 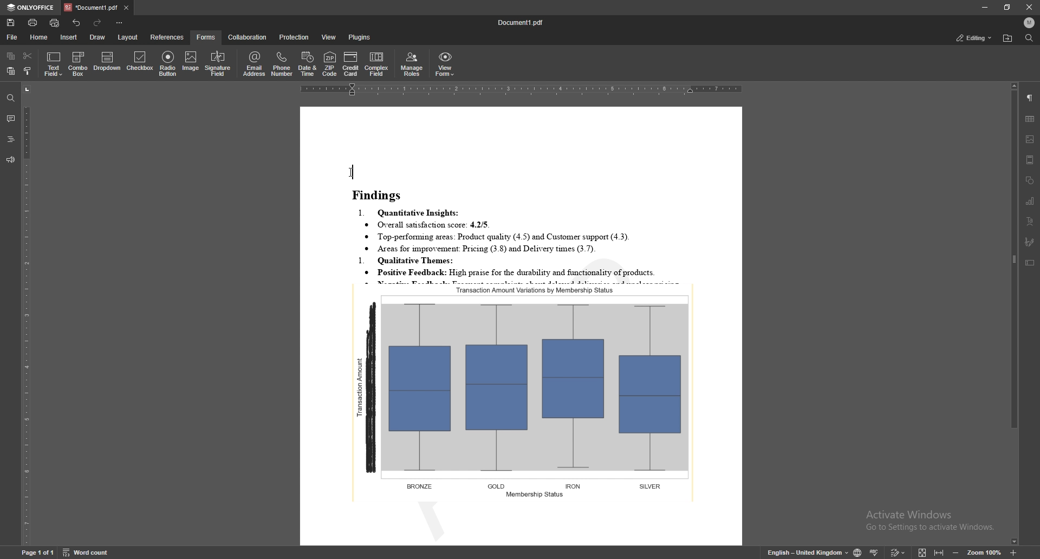 I want to click on zoom 100%, so click(x=985, y=554).